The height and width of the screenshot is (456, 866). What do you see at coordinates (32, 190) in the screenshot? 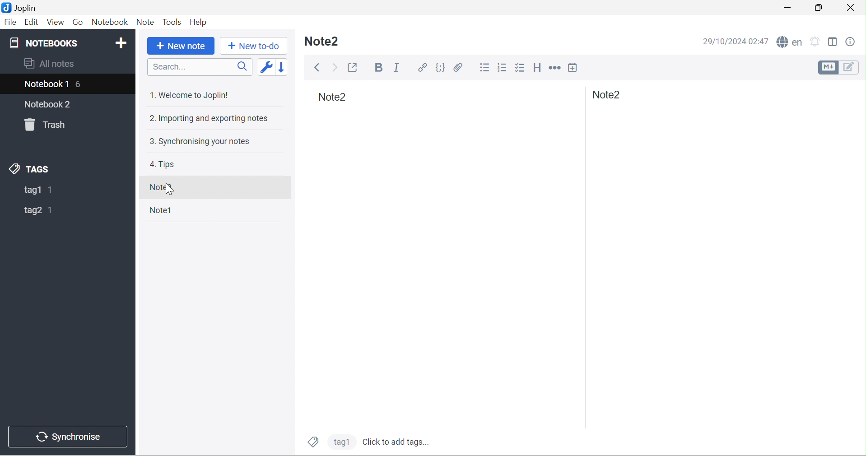
I see `tag1` at bounding box center [32, 190].